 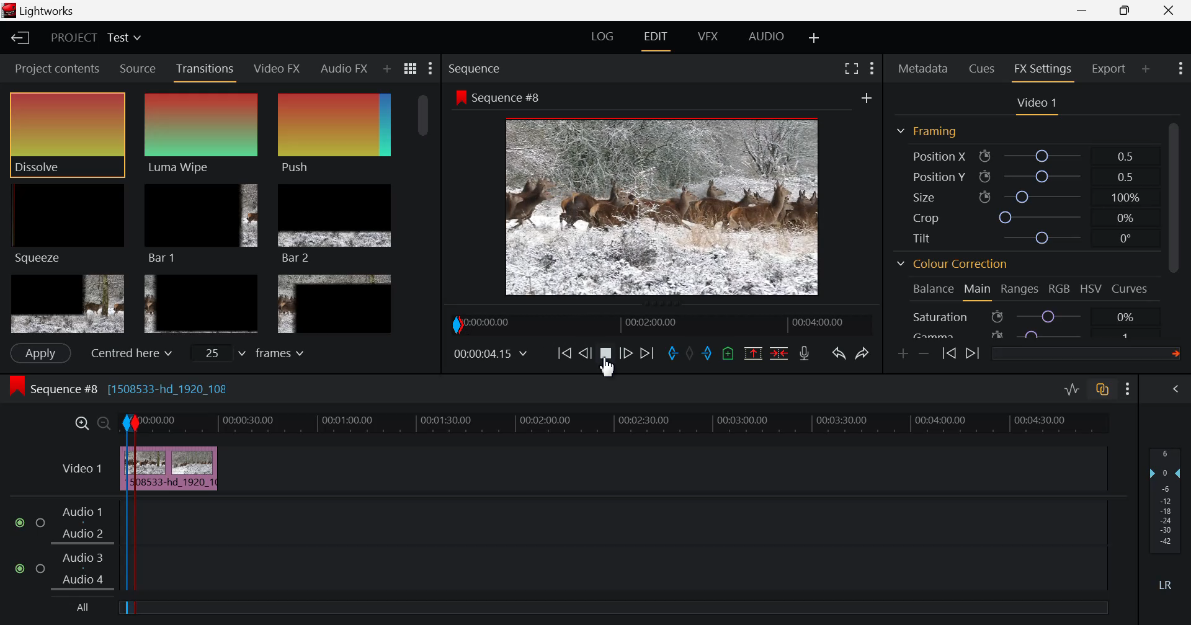 I want to click on Box 5, so click(x=202, y=305).